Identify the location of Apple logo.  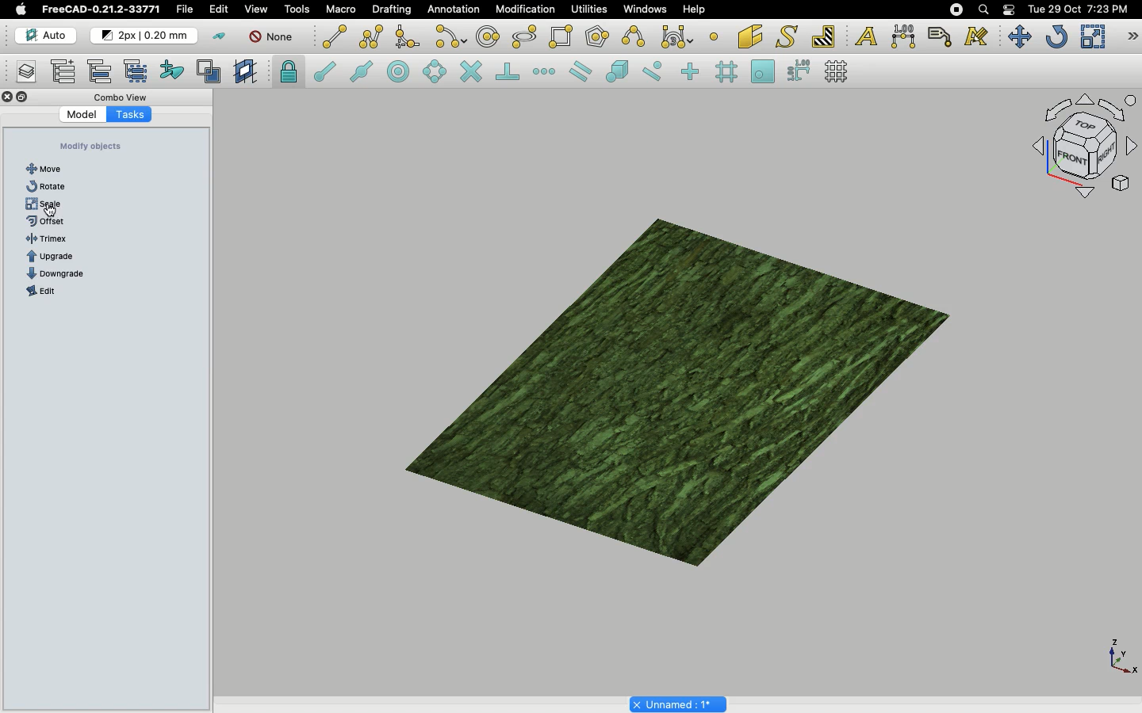
(21, 9).